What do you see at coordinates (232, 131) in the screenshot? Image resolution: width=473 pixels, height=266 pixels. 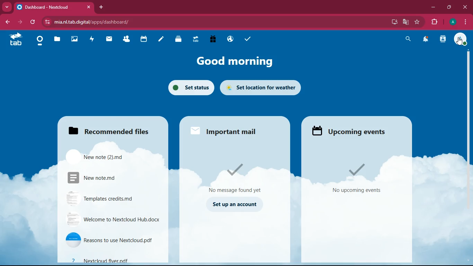 I see `mail` at bounding box center [232, 131].